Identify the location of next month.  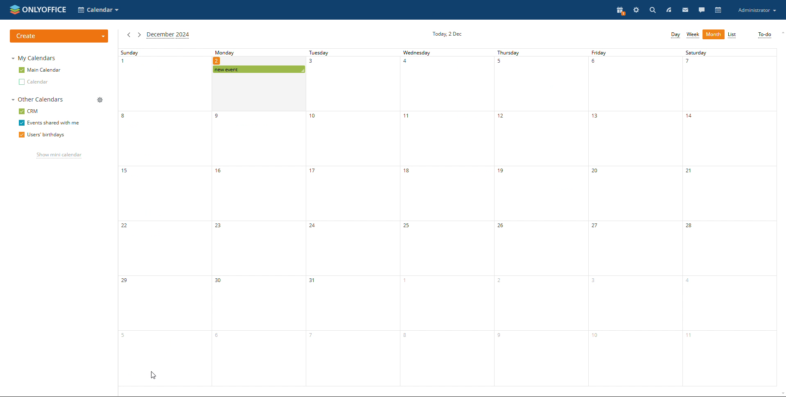
(138, 35).